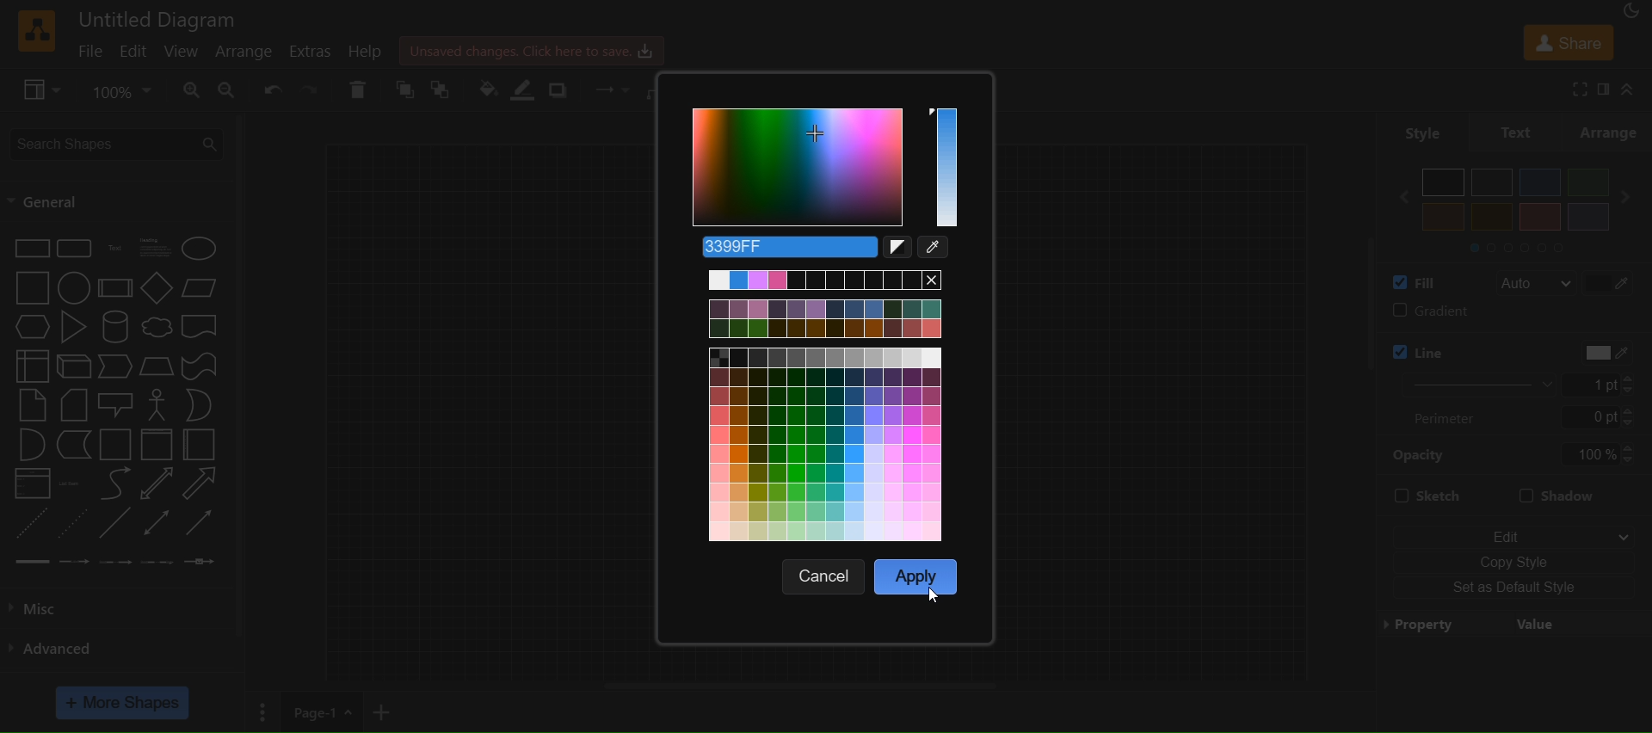 The width and height of the screenshot is (1652, 733). Describe the element at coordinates (1531, 246) in the screenshot. I see `sections` at that location.